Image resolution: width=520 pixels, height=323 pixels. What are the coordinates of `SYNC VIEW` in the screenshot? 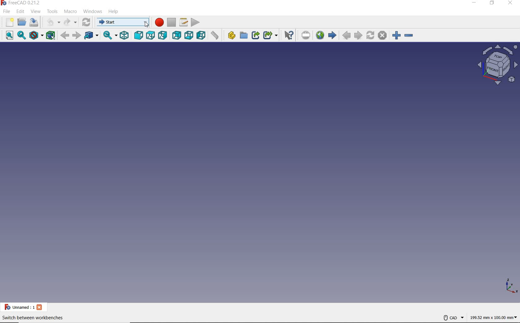 It's located at (110, 34).